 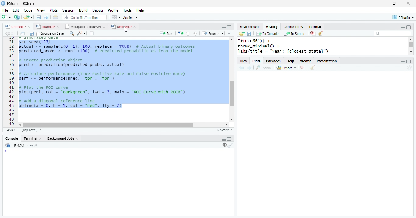 I want to click on R Script, so click(x=225, y=130).